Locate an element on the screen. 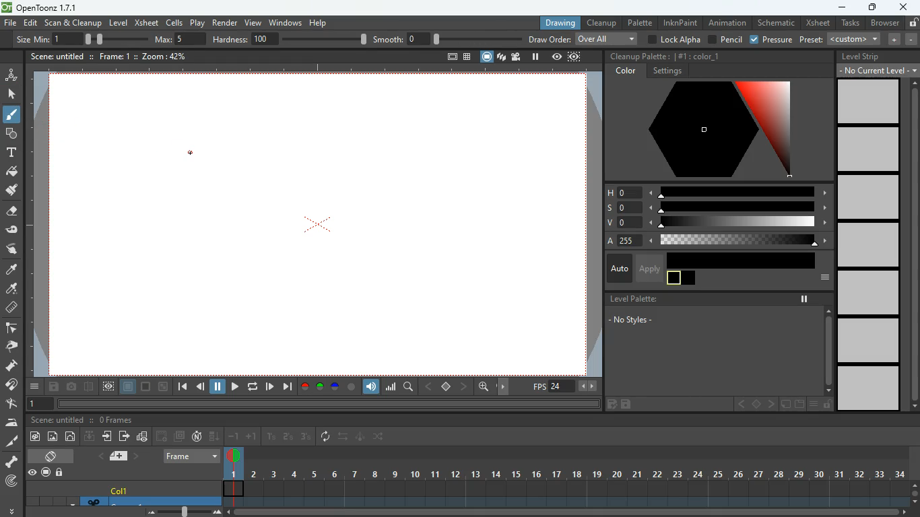 This screenshot has height=517, width=920. click is located at coordinates (13, 94).